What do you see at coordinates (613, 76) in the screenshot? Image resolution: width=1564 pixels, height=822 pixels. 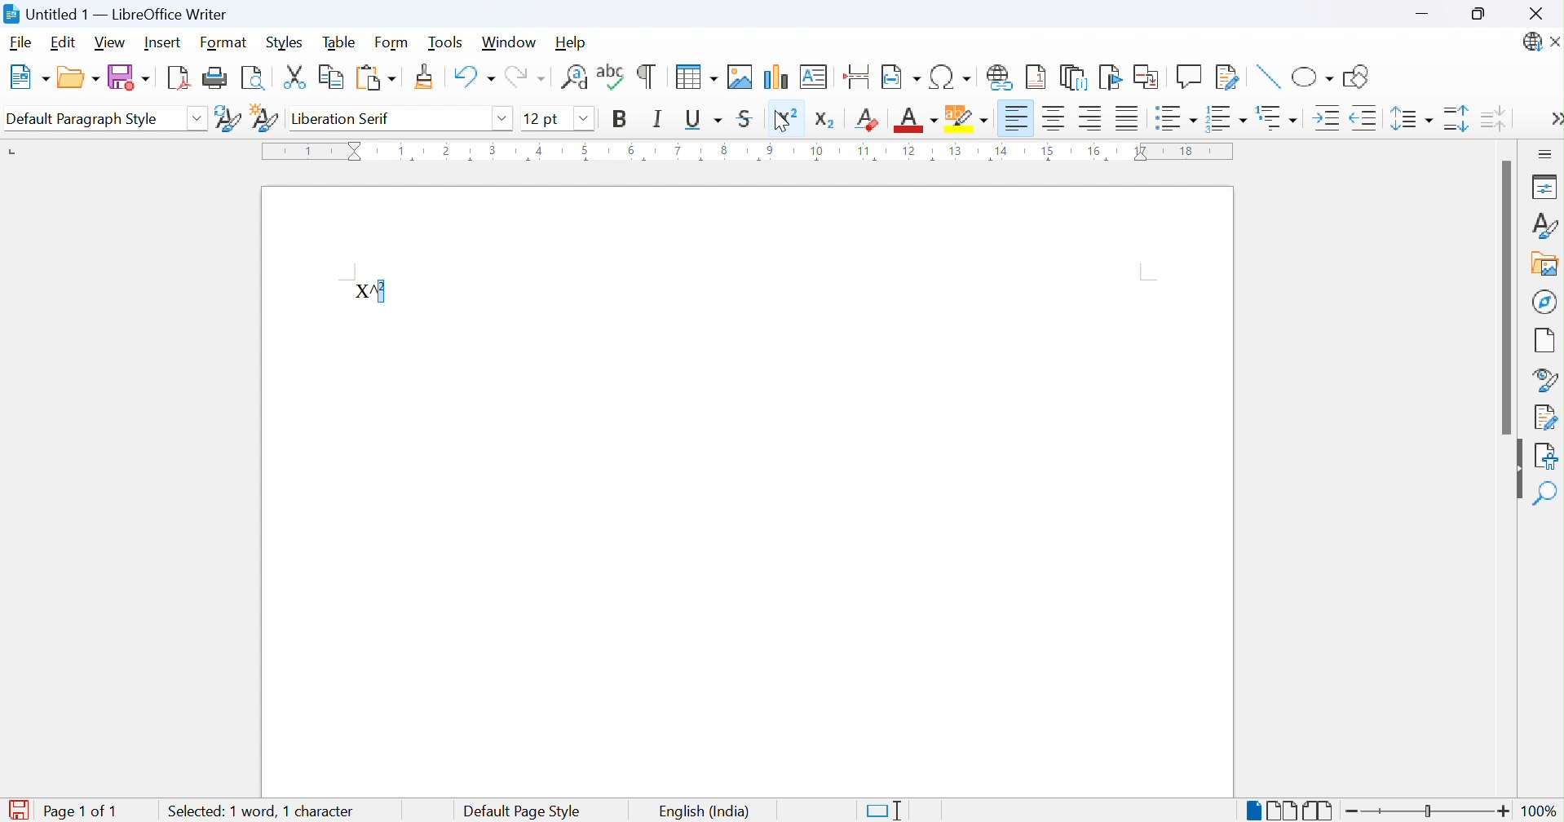 I see `Check spelling` at bounding box center [613, 76].